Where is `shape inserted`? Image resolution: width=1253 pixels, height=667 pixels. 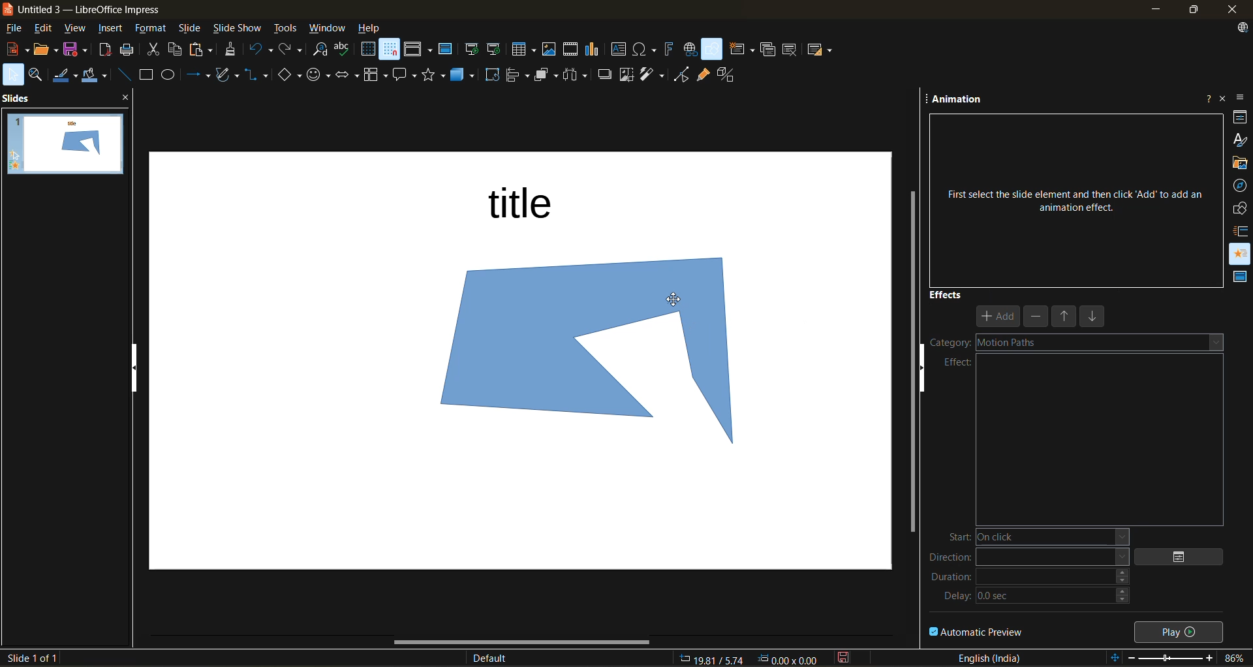
shape inserted is located at coordinates (551, 356).